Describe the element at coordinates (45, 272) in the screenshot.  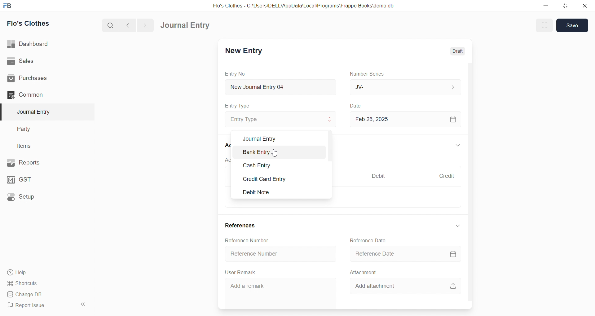
I see `Help` at that location.